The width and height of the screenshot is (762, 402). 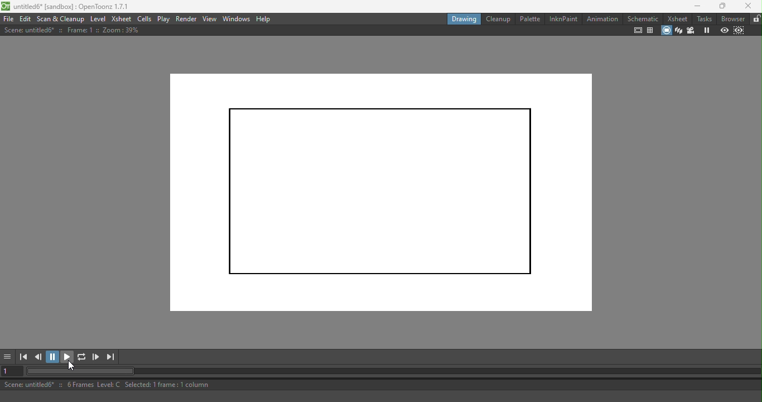 What do you see at coordinates (391, 372) in the screenshot?
I see `Horizontal scroll bar` at bounding box center [391, 372].